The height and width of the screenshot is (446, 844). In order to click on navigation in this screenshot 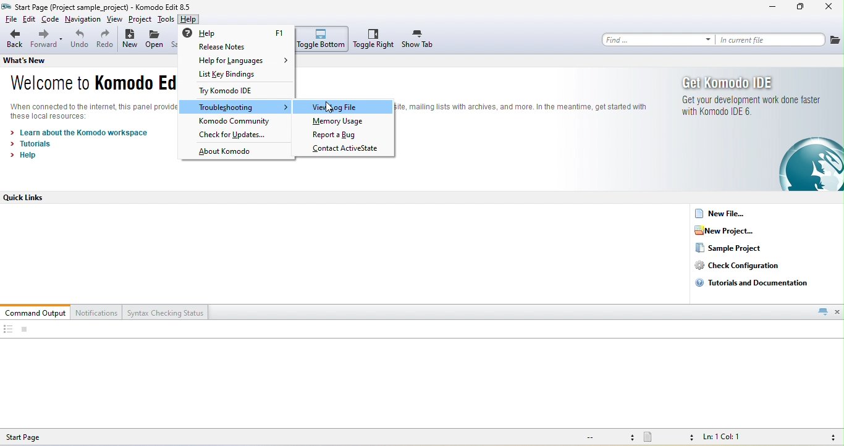, I will do `click(83, 20)`.